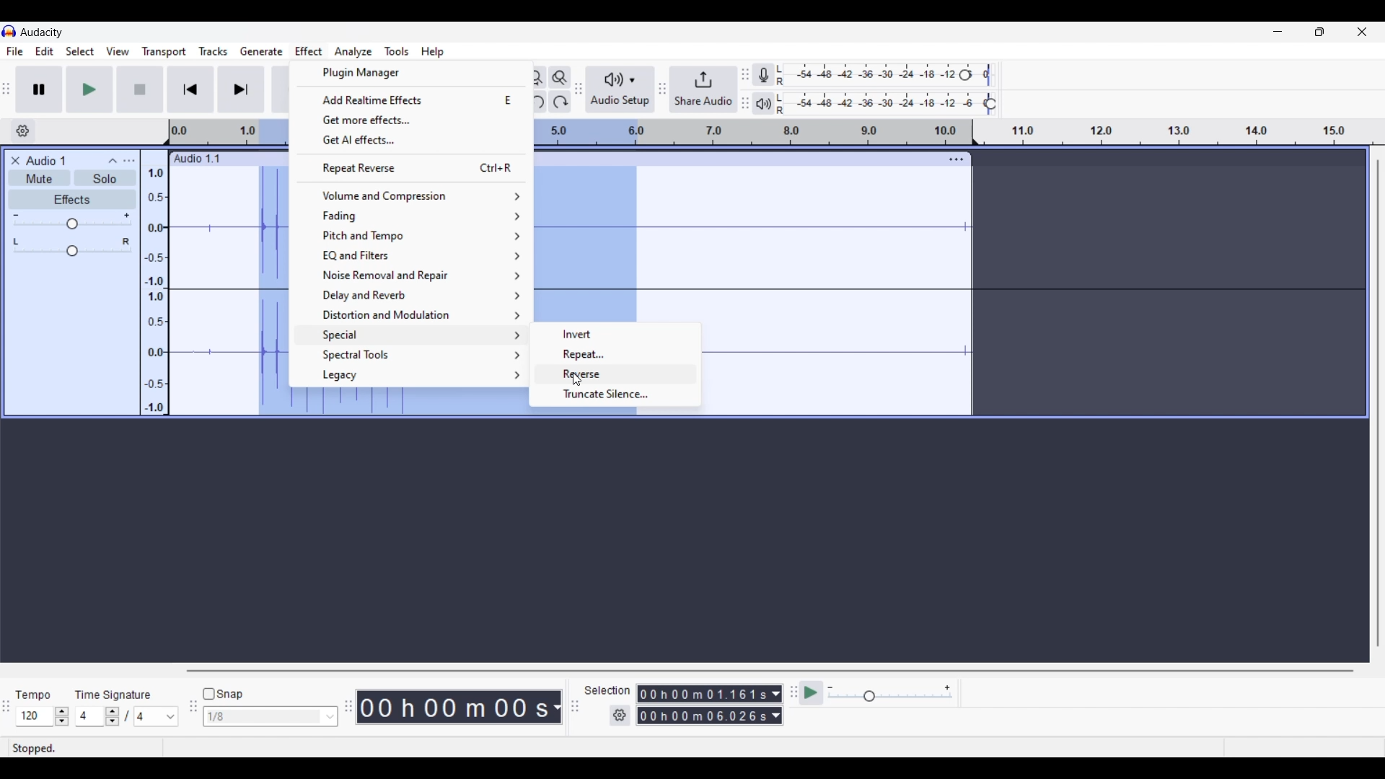  I want to click on Increase/Decrease time signature, so click(112, 716).